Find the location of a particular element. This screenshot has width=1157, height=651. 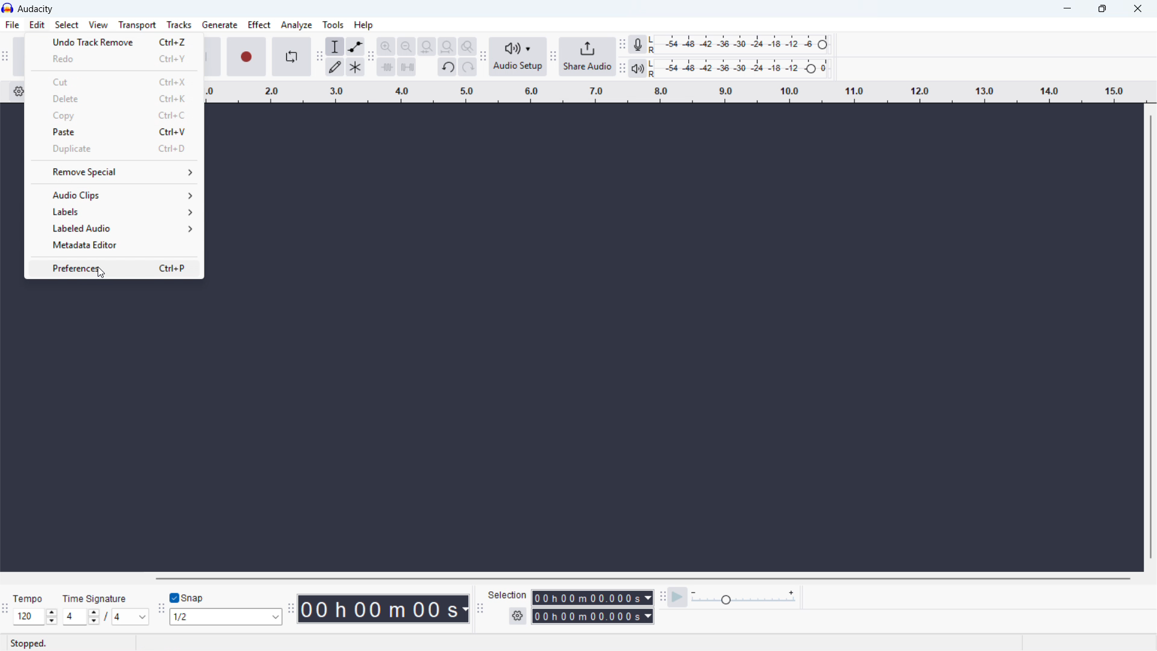

audio setup toolbar is located at coordinates (483, 58).